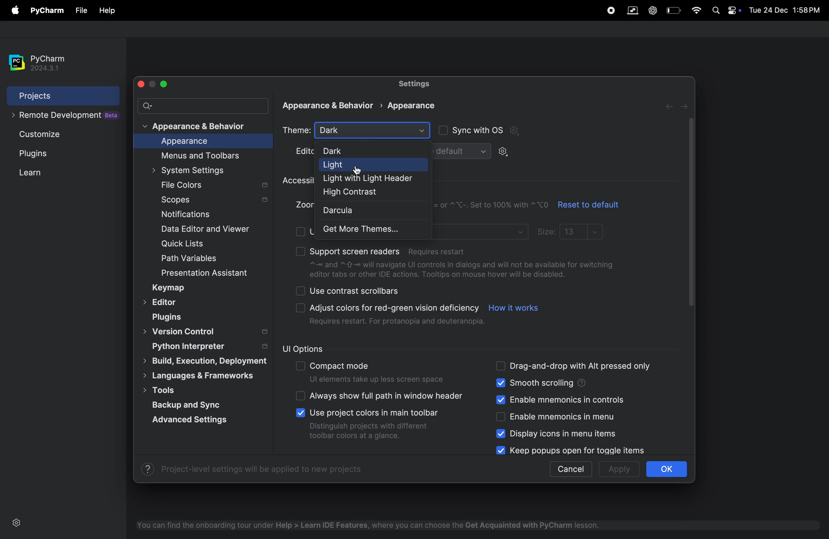  Describe the element at coordinates (168, 391) in the screenshot. I see `tools` at that location.